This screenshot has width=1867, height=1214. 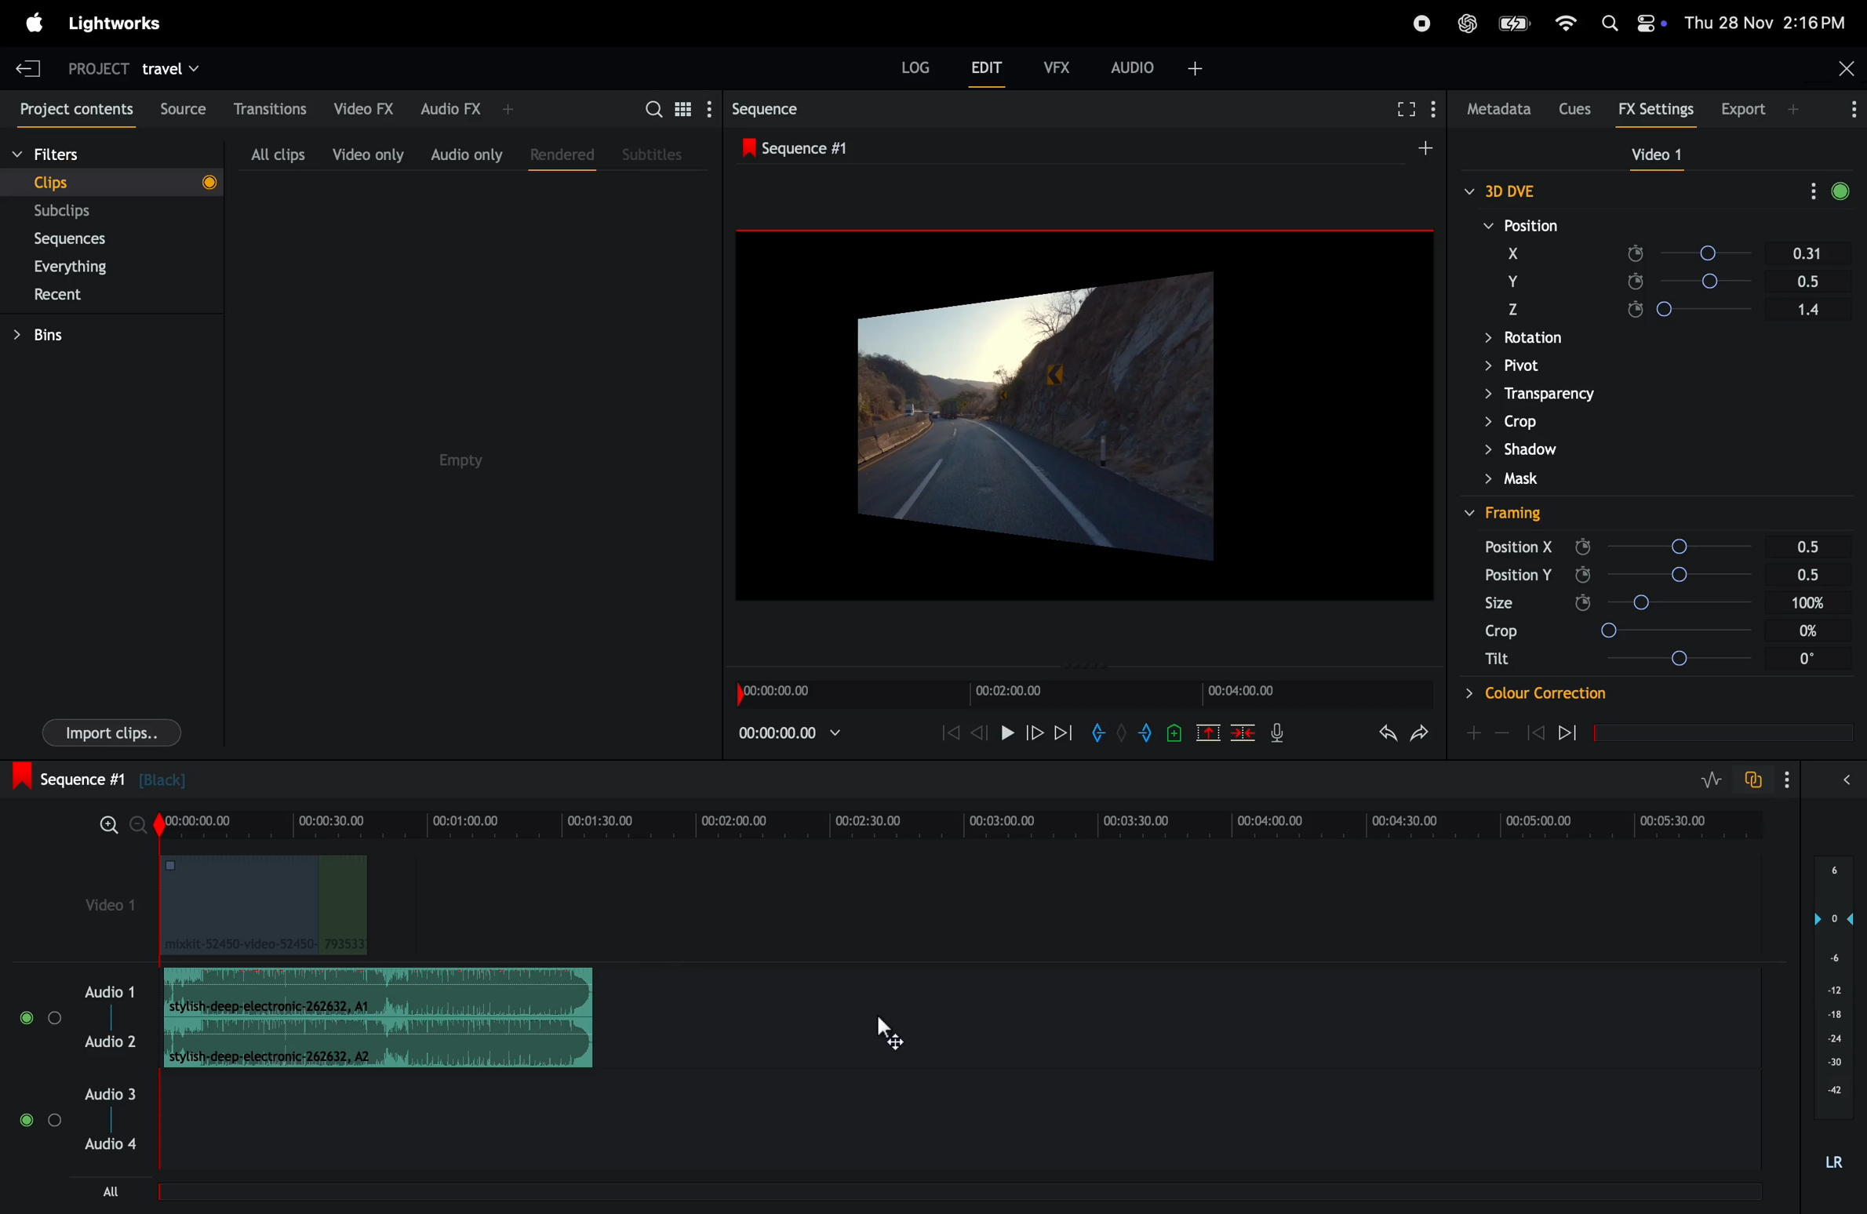 What do you see at coordinates (1414, 24) in the screenshot?
I see `record` at bounding box center [1414, 24].